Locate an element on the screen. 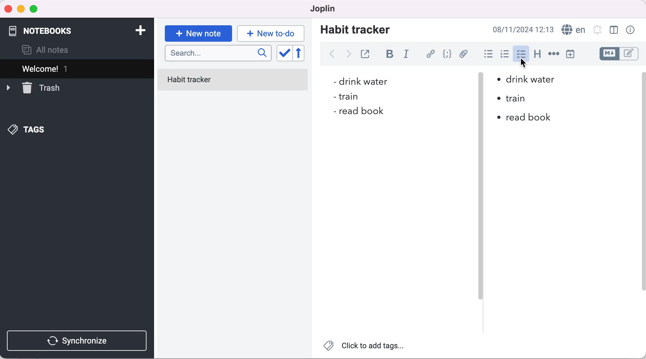 The width and height of the screenshot is (646, 359). back is located at coordinates (332, 54).